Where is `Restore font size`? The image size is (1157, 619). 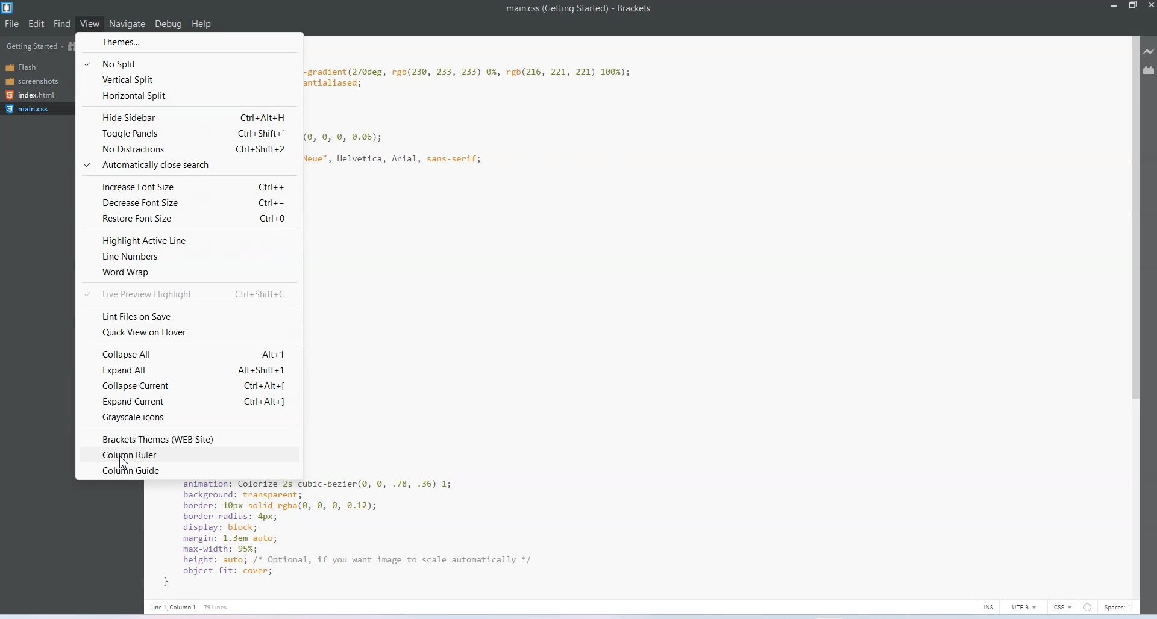
Restore font size is located at coordinates (189, 220).